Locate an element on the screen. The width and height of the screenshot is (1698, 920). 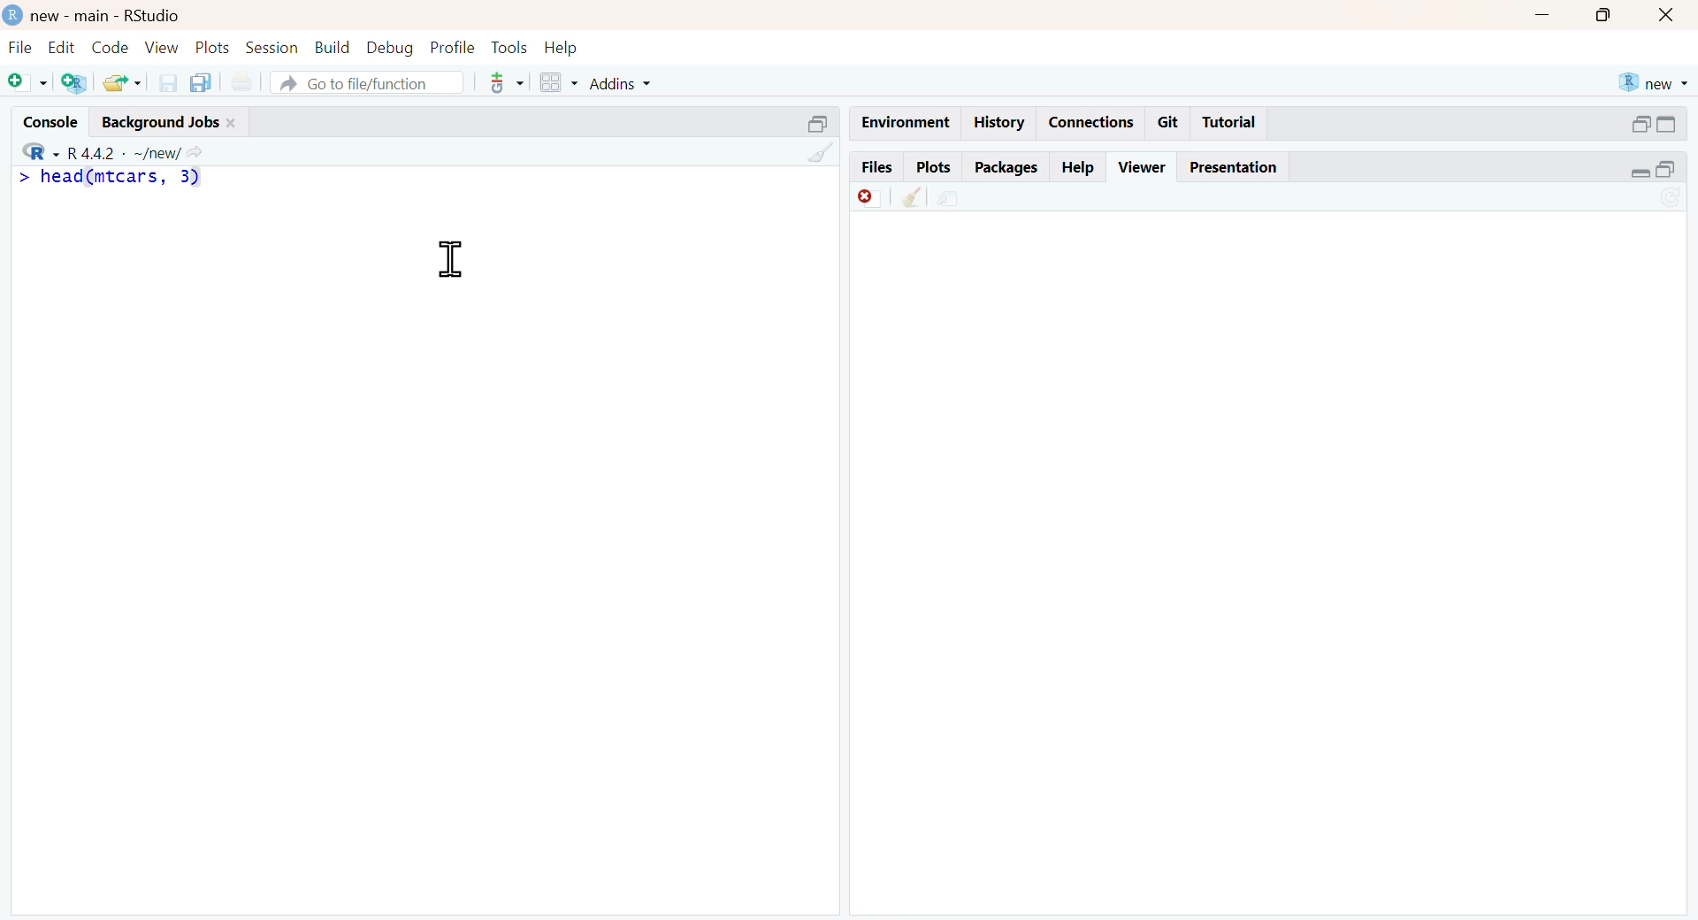
Create new project is located at coordinates (72, 83).